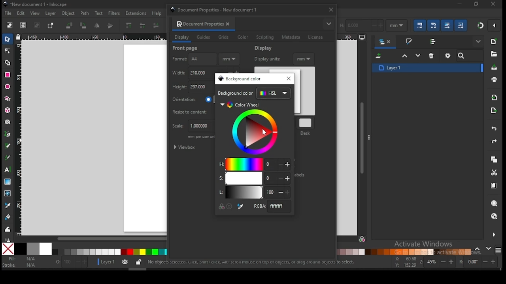 The image size is (506, 284). What do you see at coordinates (84, 26) in the screenshot?
I see `object rotate 90` at bounding box center [84, 26].